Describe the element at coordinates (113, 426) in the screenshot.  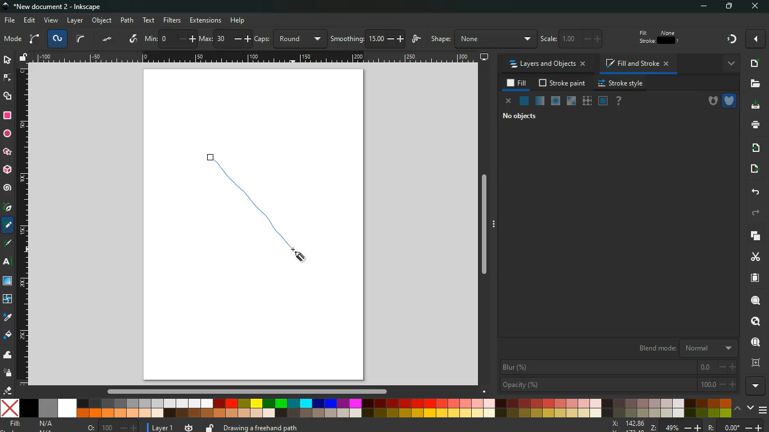
I see `o` at that location.